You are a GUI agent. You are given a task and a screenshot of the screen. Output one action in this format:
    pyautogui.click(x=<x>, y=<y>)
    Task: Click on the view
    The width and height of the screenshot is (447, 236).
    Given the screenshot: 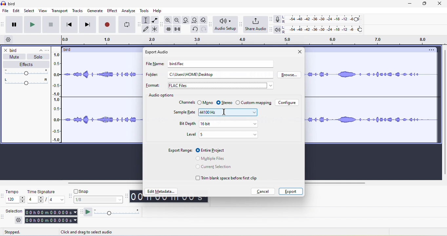 What is the action you would take?
    pyautogui.click(x=43, y=11)
    